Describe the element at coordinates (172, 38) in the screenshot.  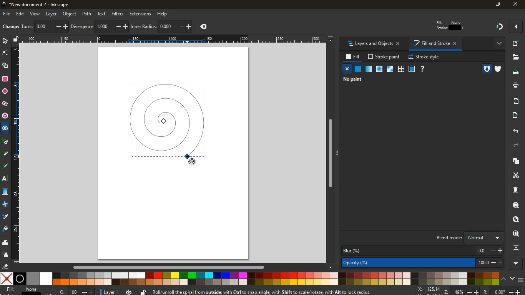
I see `spiral size` at that location.